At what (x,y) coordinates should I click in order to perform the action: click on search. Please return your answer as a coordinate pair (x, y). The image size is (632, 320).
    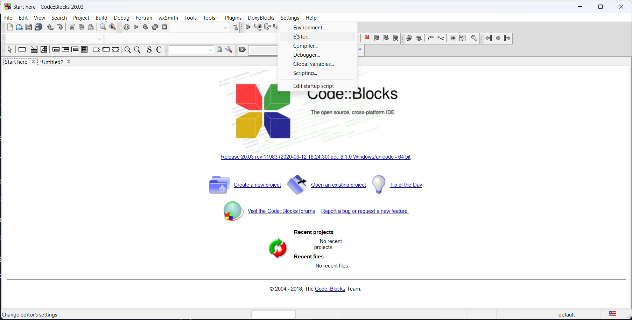
    Looking at the image, I should click on (59, 18).